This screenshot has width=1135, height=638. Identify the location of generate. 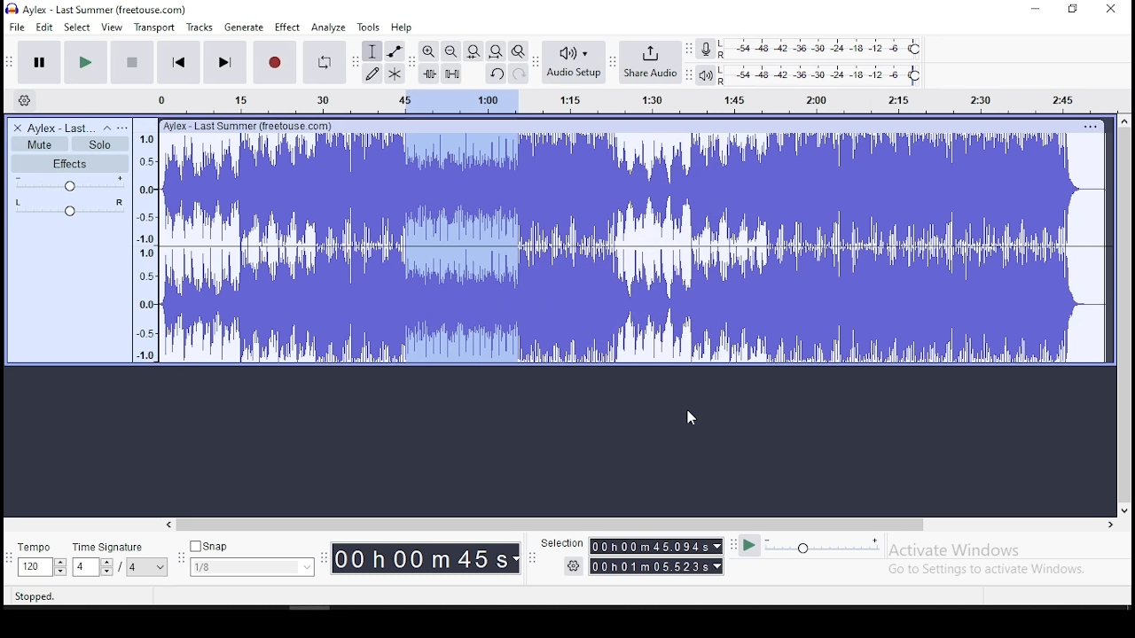
(245, 27).